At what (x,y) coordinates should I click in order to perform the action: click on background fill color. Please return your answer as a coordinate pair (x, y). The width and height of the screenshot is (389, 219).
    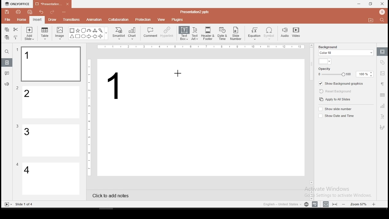
    Looking at the image, I should click on (325, 62).